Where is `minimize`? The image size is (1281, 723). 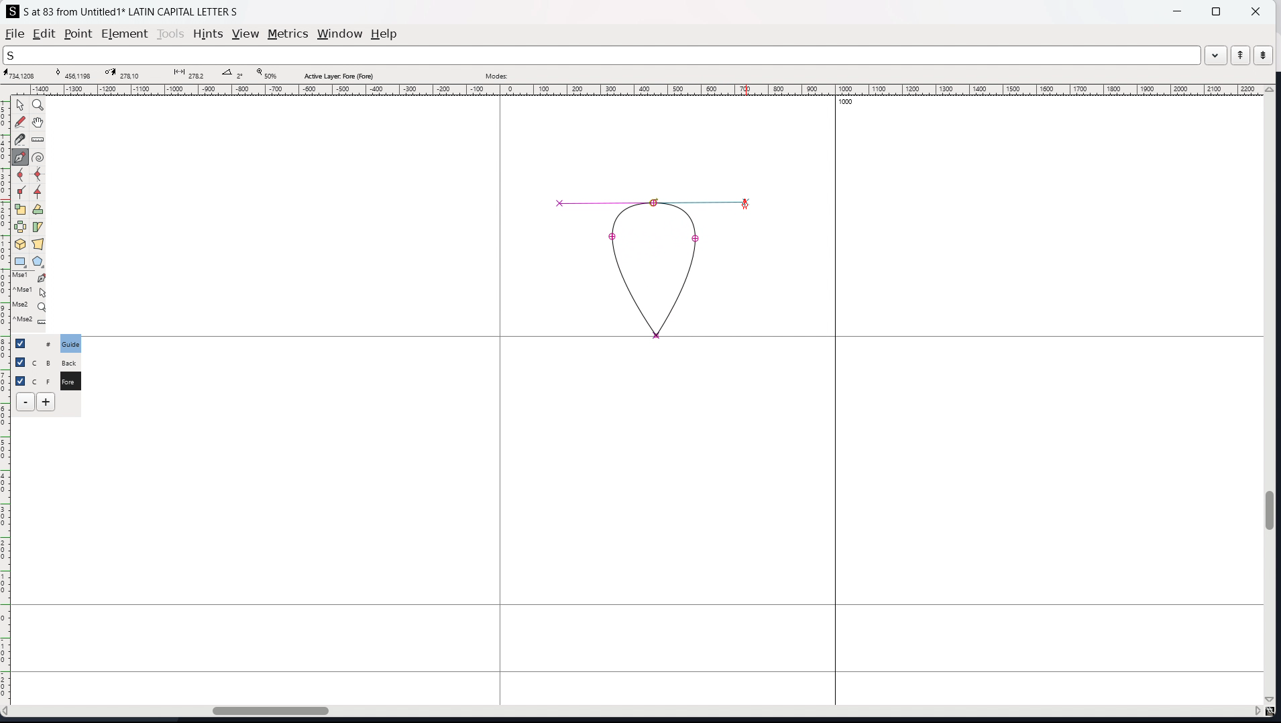
minimize is located at coordinates (1179, 10).